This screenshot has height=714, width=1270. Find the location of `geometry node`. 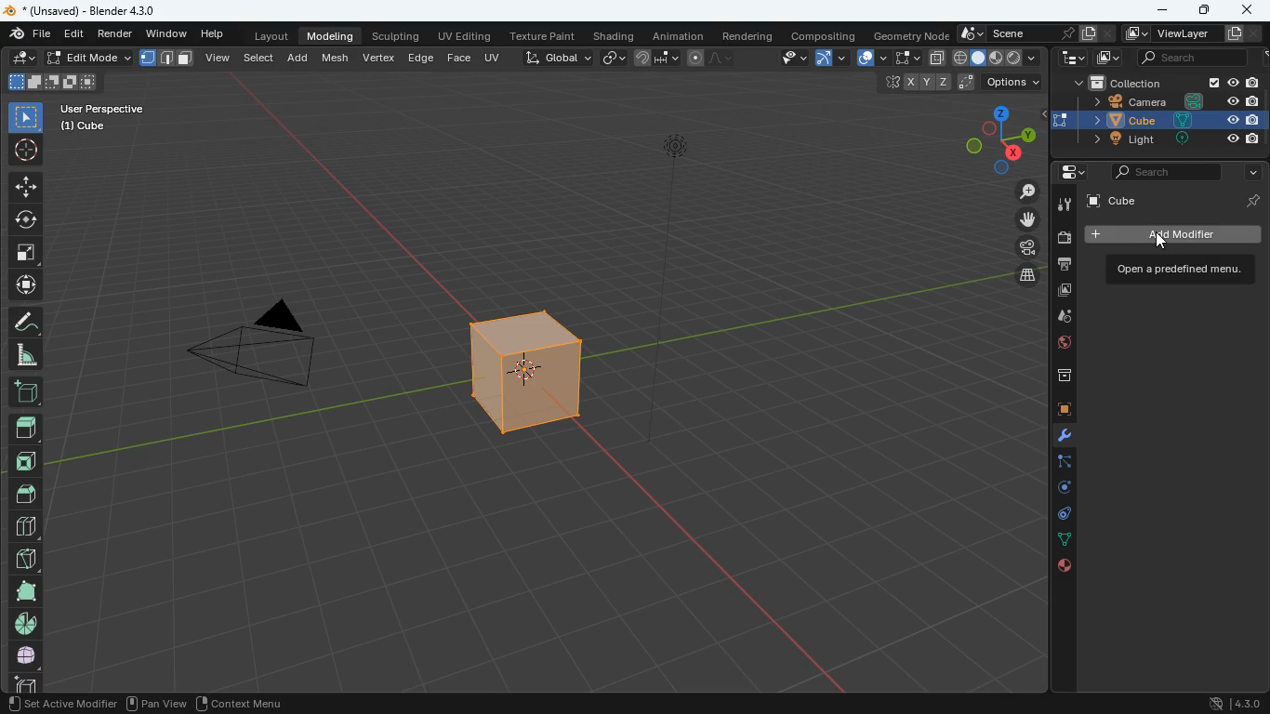

geometry node is located at coordinates (906, 34).